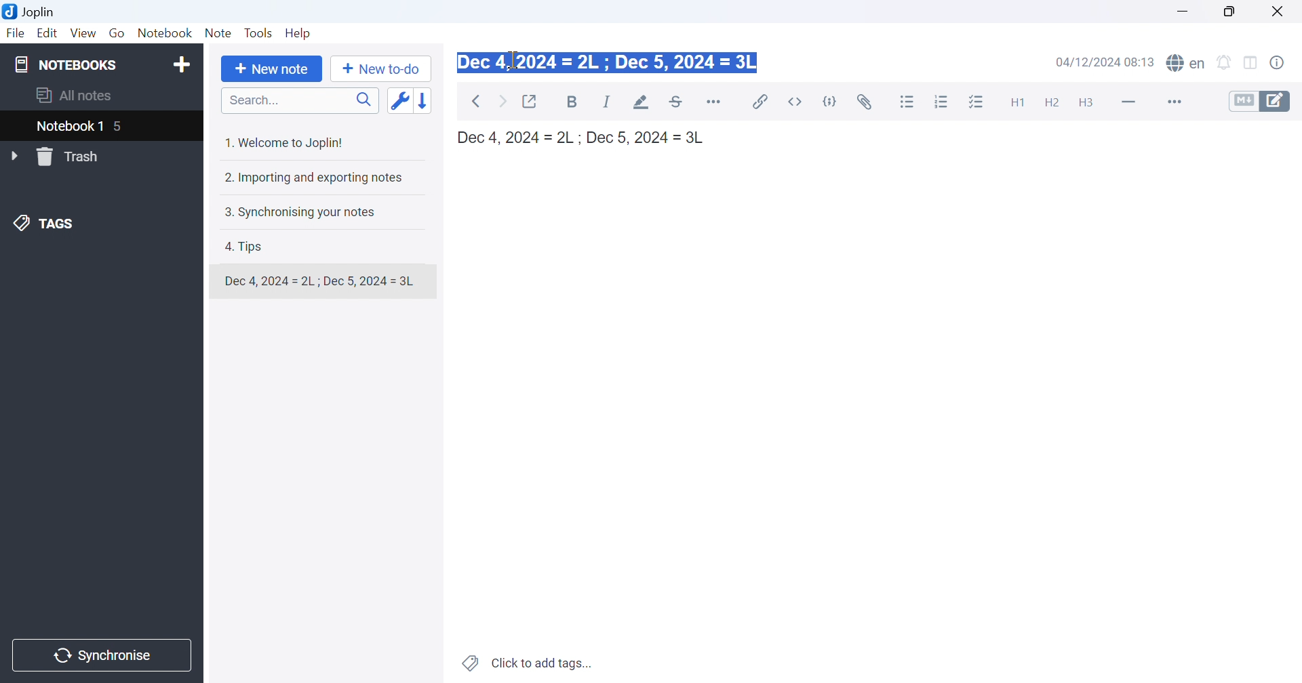  What do you see at coordinates (762, 102) in the screenshot?
I see `Insert/edit link` at bounding box center [762, 102].